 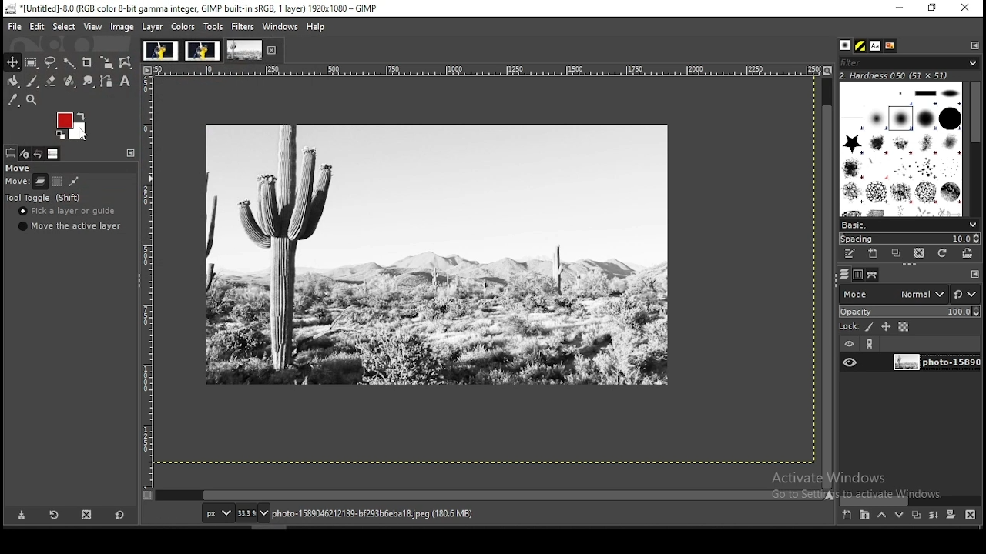 I want to click on reset to defaults, so click(x=119, y=515).